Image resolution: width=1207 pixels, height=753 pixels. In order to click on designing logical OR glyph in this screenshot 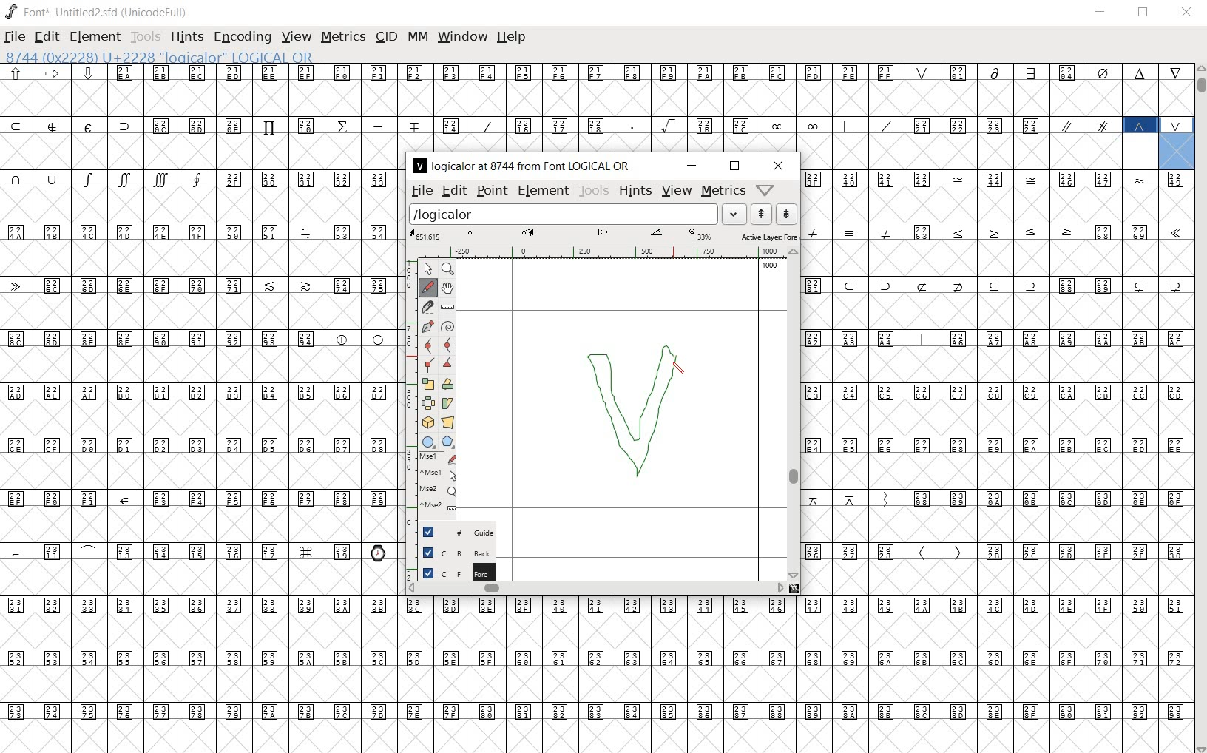, I will do `click(635, 403)`.